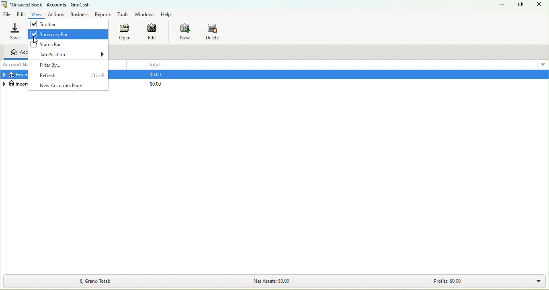 Image resolution: width=549 pixels, height=290 pixels. I want to click on Minimize, so click(502, 5).